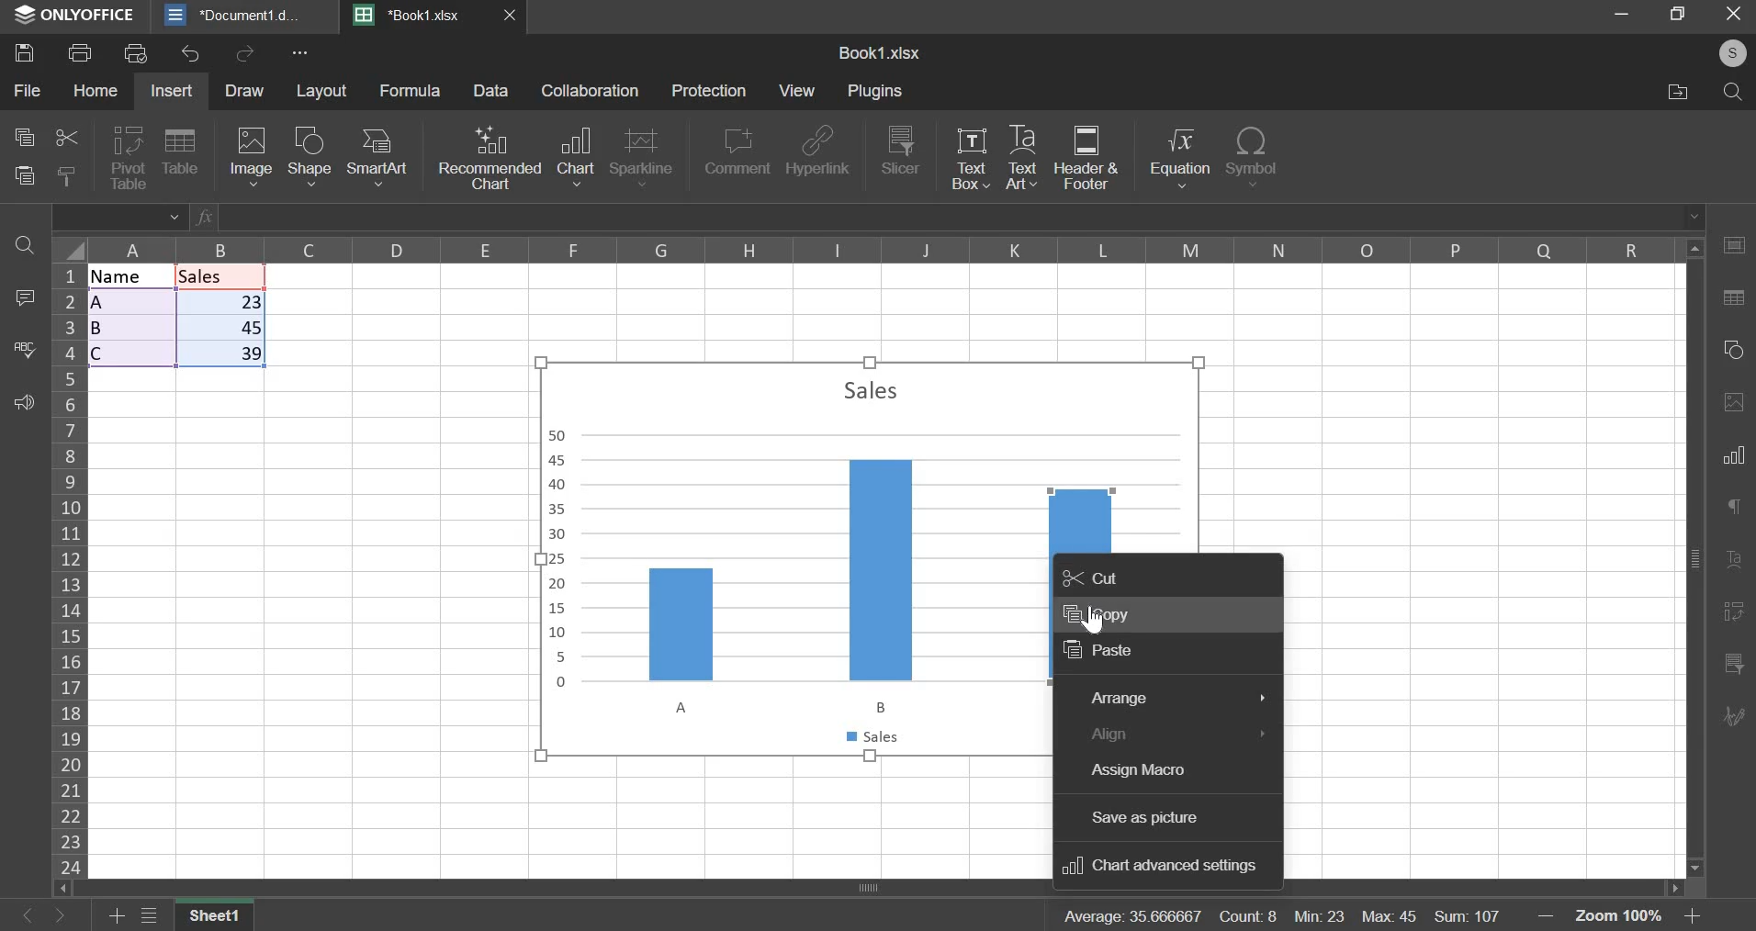  I want to click on Image Tool, so click(1733, 401).